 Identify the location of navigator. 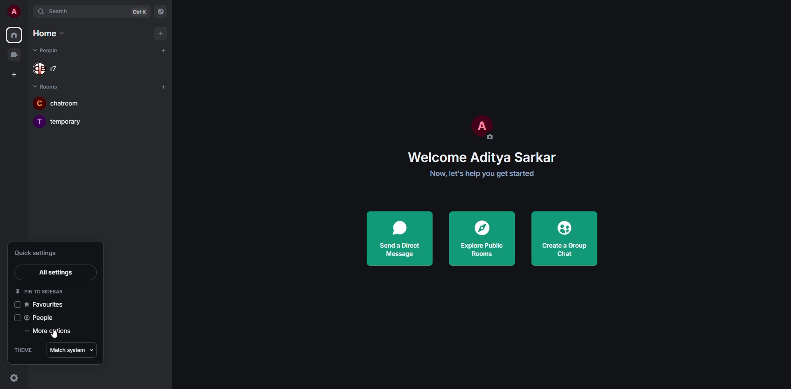
(161, 11).